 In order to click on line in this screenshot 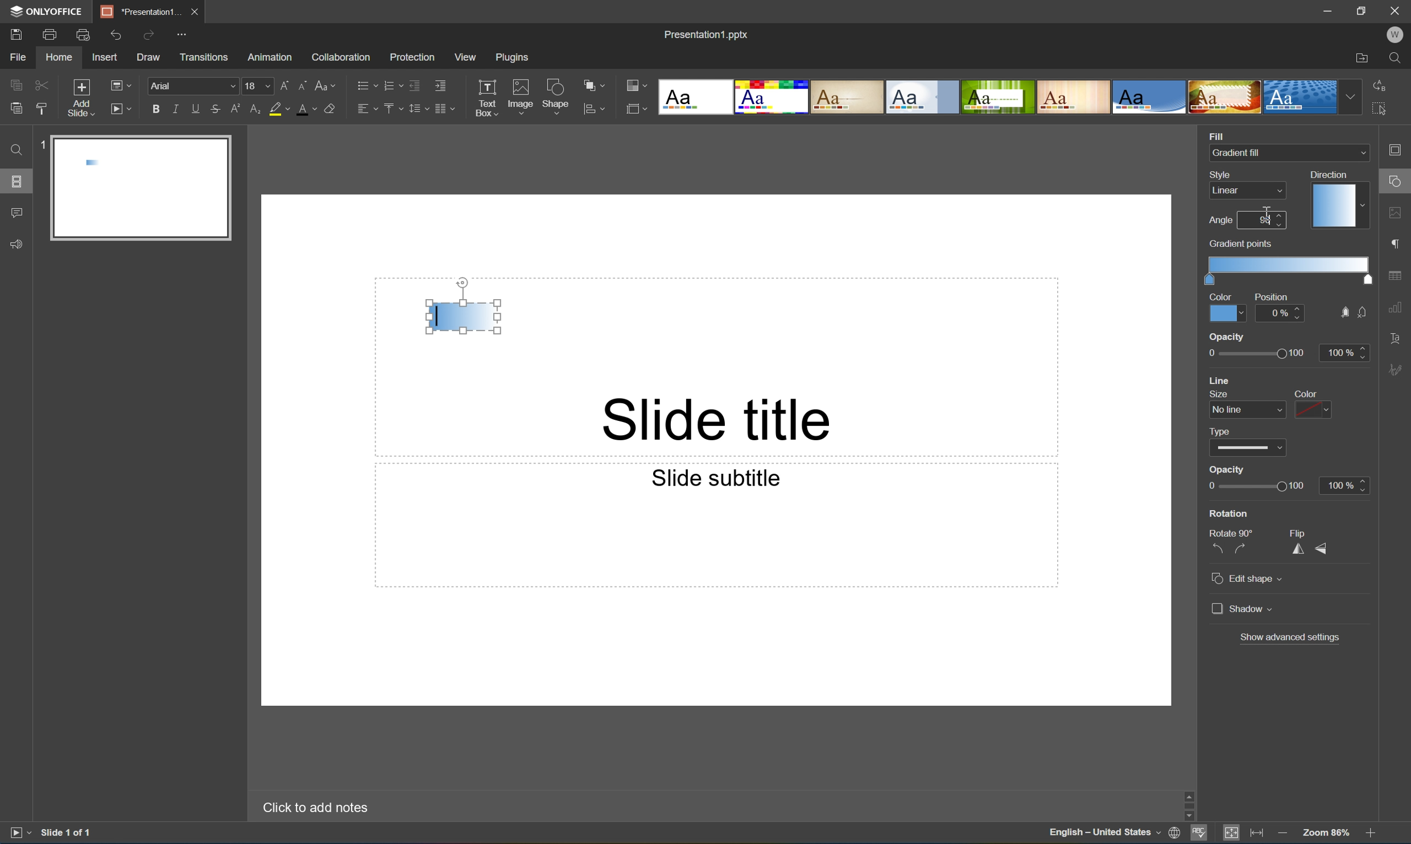, I will do `click(1223, 380)`.